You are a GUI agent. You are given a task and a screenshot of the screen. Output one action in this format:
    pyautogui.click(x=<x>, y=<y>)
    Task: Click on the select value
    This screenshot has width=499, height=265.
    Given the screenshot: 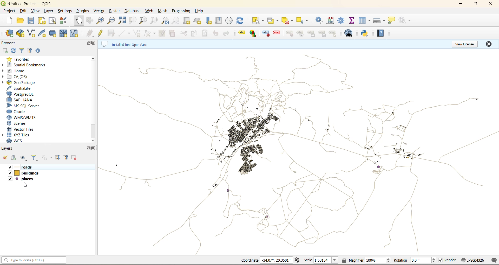 What is the action you would take?
    pyautogui.click(x=274, y=20)
    